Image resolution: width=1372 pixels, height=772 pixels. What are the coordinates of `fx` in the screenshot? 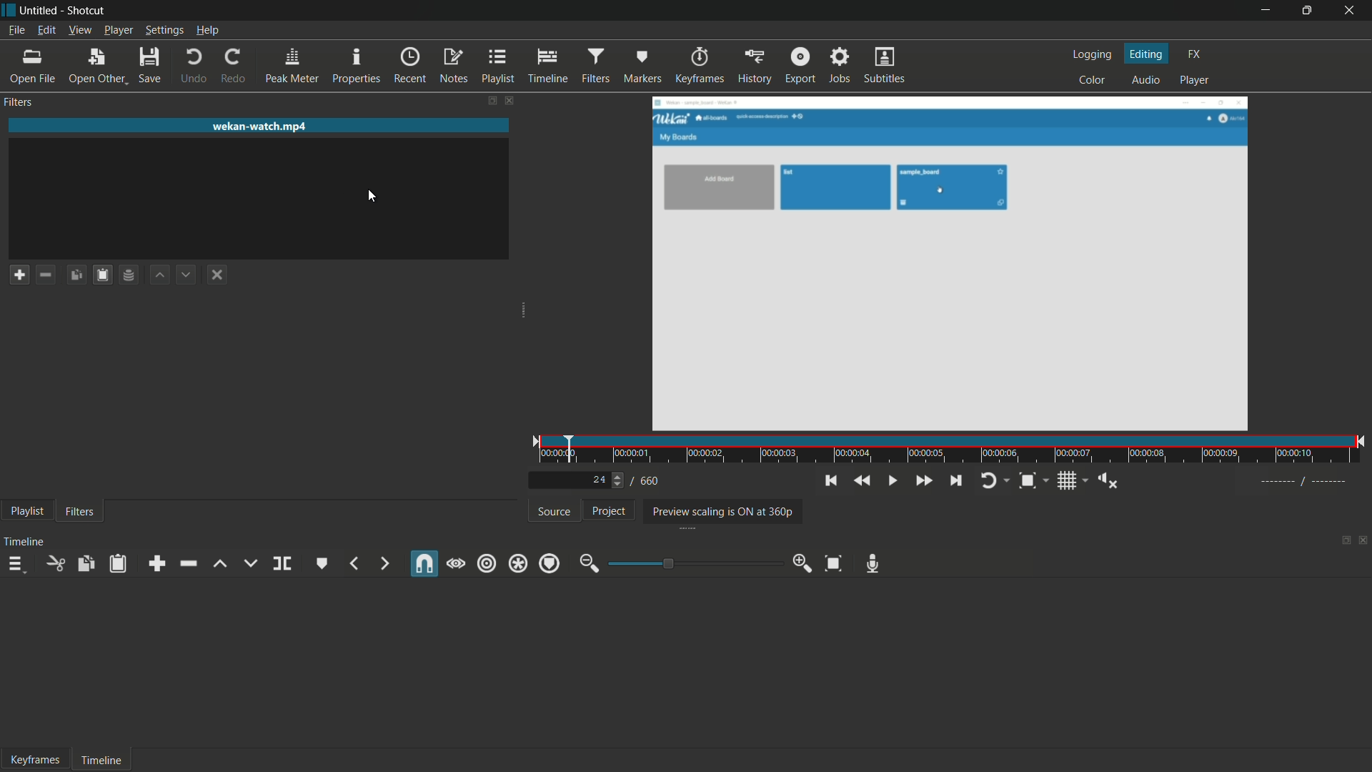 It's located at (1194, 52).